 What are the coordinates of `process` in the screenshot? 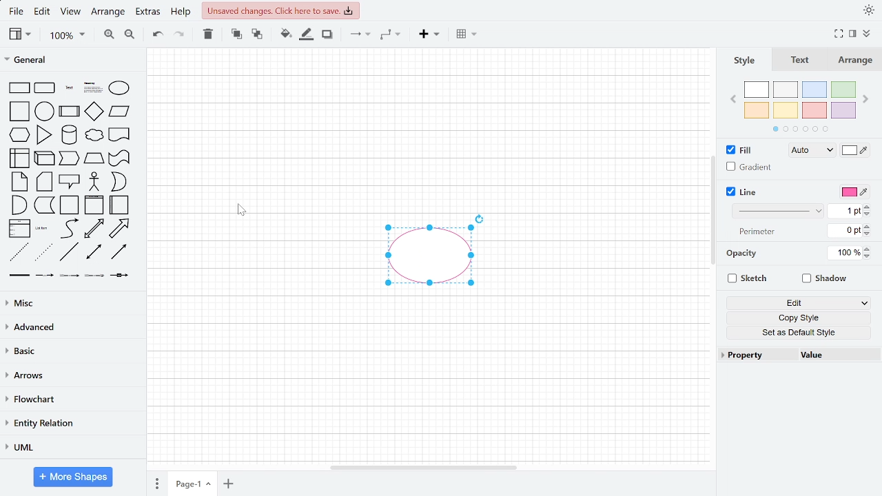 It's located at (69, 111).